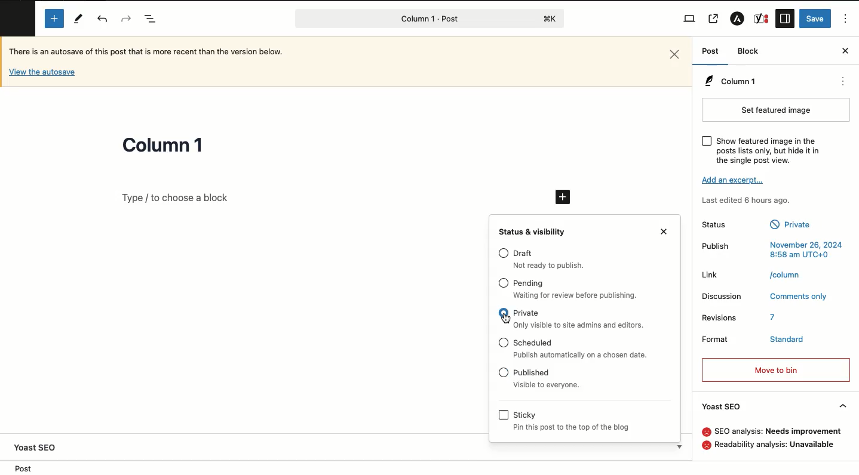  Describe the element at coordinates (529, 283) in the screenshot. I see `Pending` at that location.